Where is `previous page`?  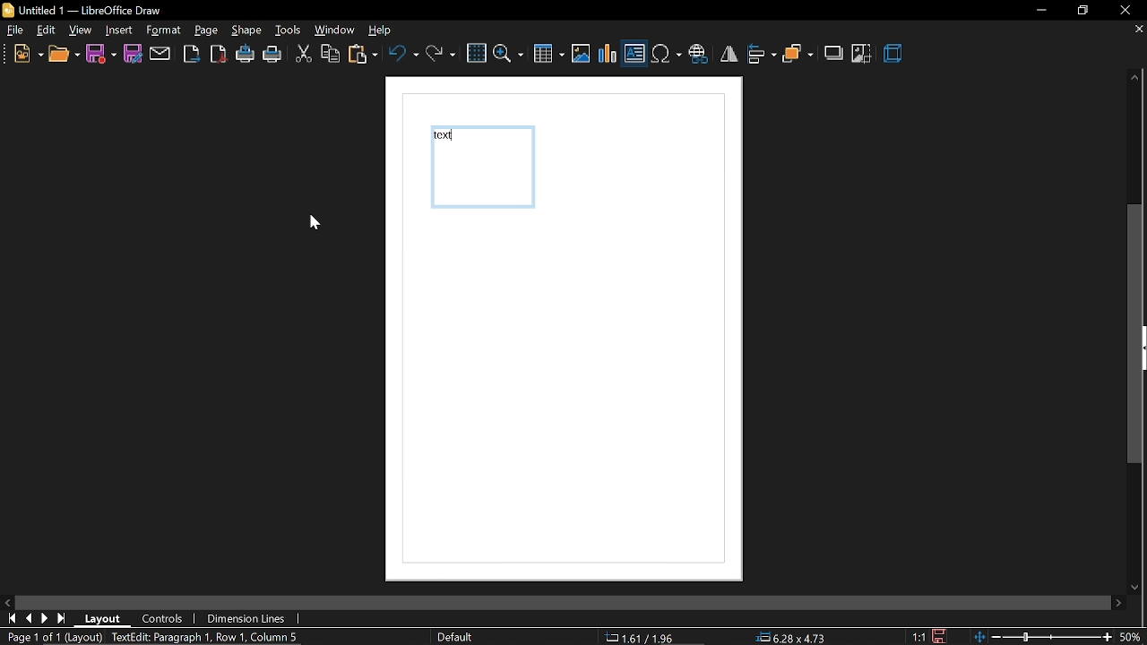
previous page is located at coordinates (31, 620).